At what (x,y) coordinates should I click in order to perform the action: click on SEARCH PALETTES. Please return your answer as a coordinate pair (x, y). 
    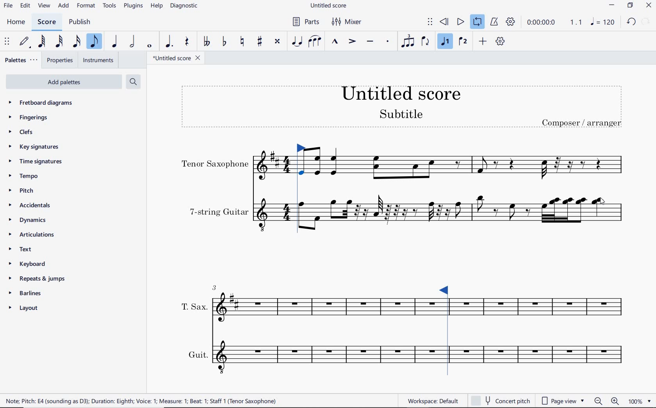
    Looking at the image, I should click on (133, 81).